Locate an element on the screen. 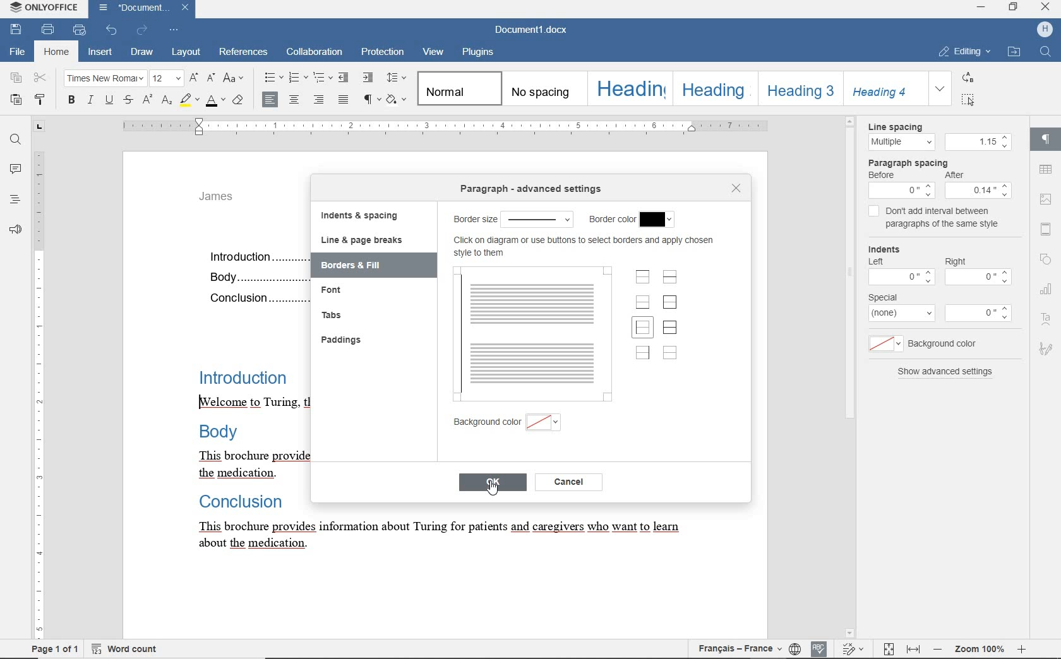 The height and width of the screenshot is (659, 1061). signature is located at coordinates (1047, 348).